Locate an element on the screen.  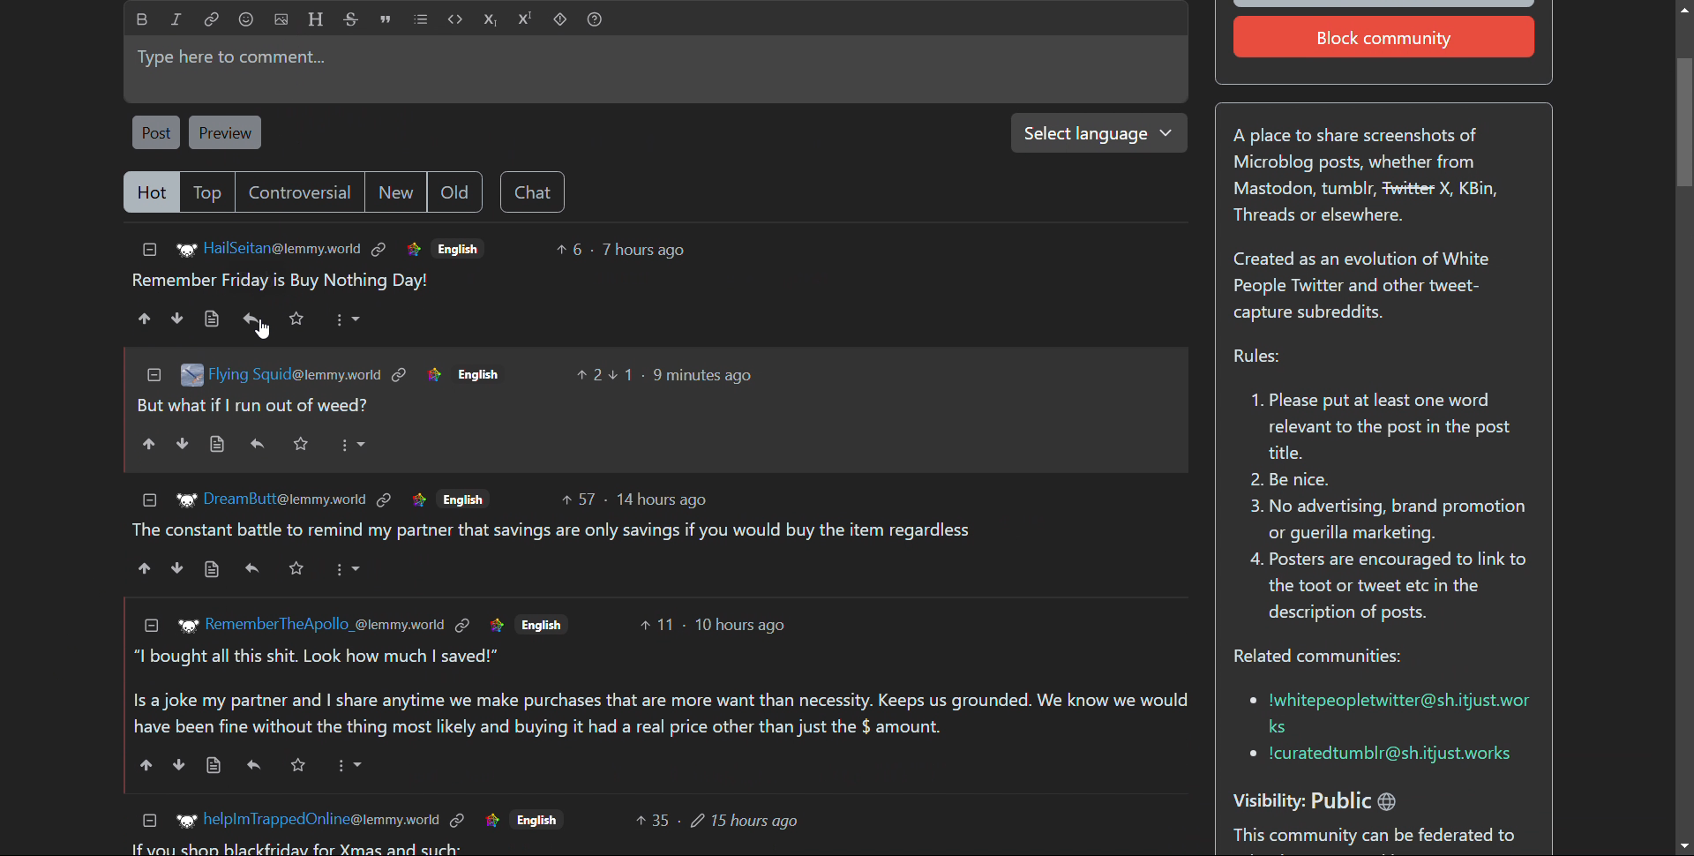
time of posting is located at coordinates (740, 626).